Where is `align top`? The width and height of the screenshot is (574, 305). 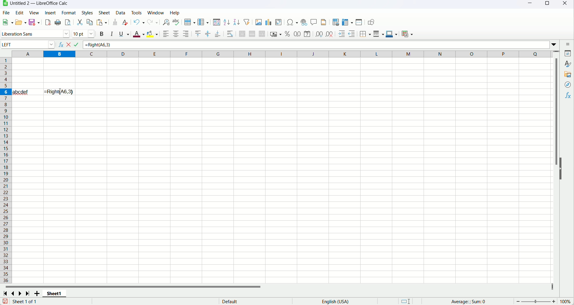 align top is located at coordinates (198, 34).